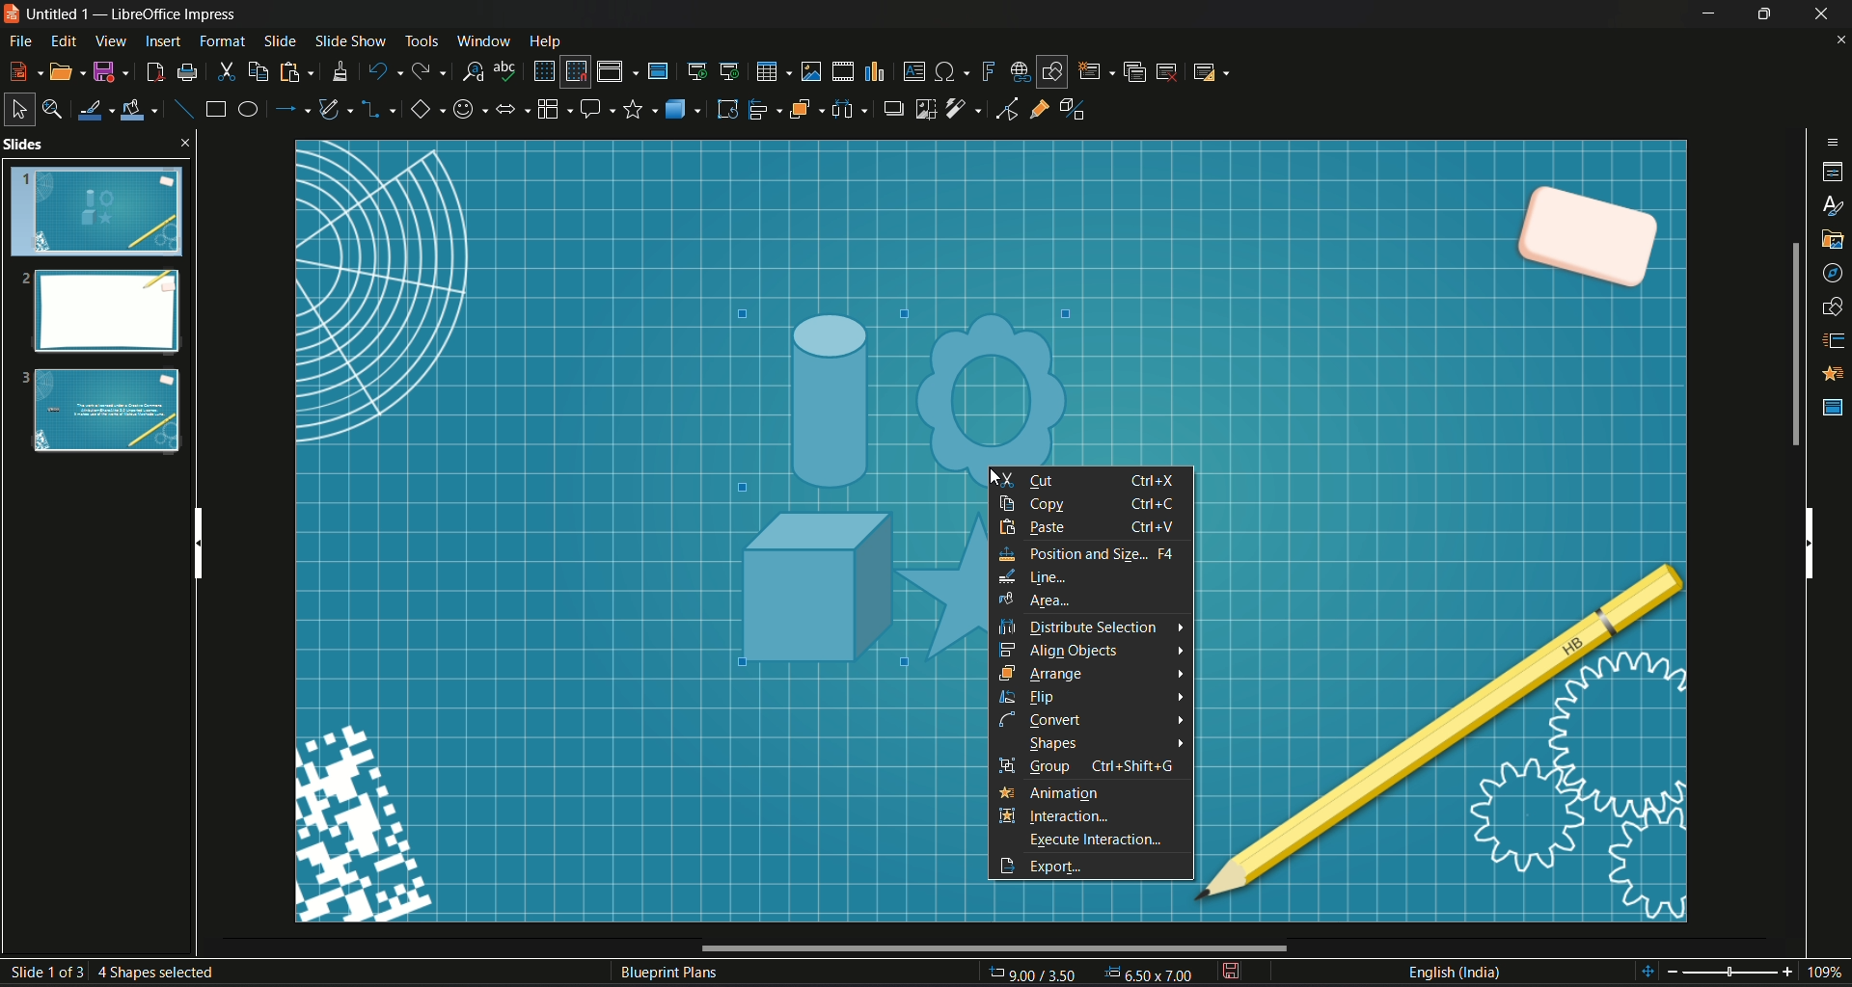 This screenshot has width=1852, height=987. What do you see at coordinates (383, 70) in the screenshot?
I see `undo` at bounding box center [383, 70].